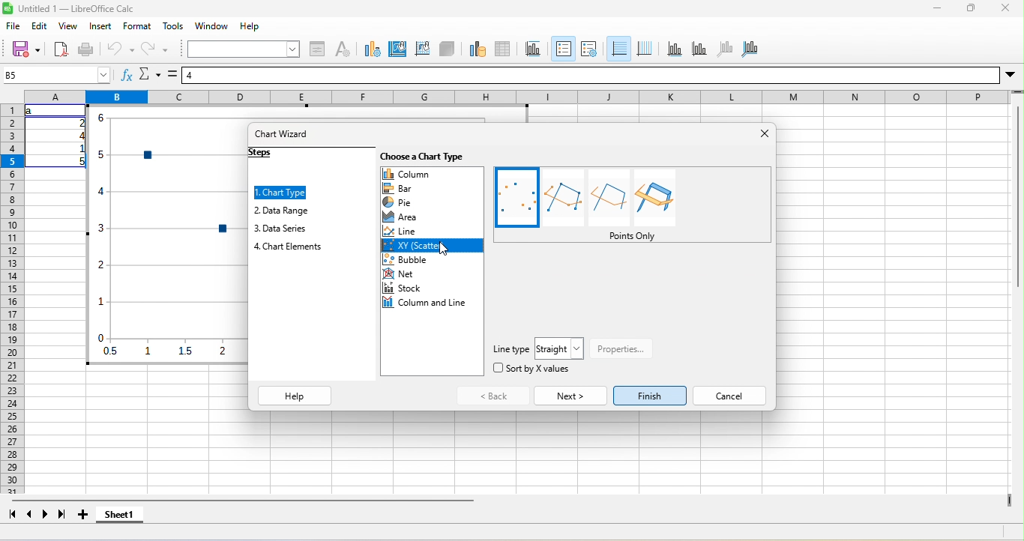 The height and width of the screenshot is (541, 1024). I want to click on legend, so click(589, 50).